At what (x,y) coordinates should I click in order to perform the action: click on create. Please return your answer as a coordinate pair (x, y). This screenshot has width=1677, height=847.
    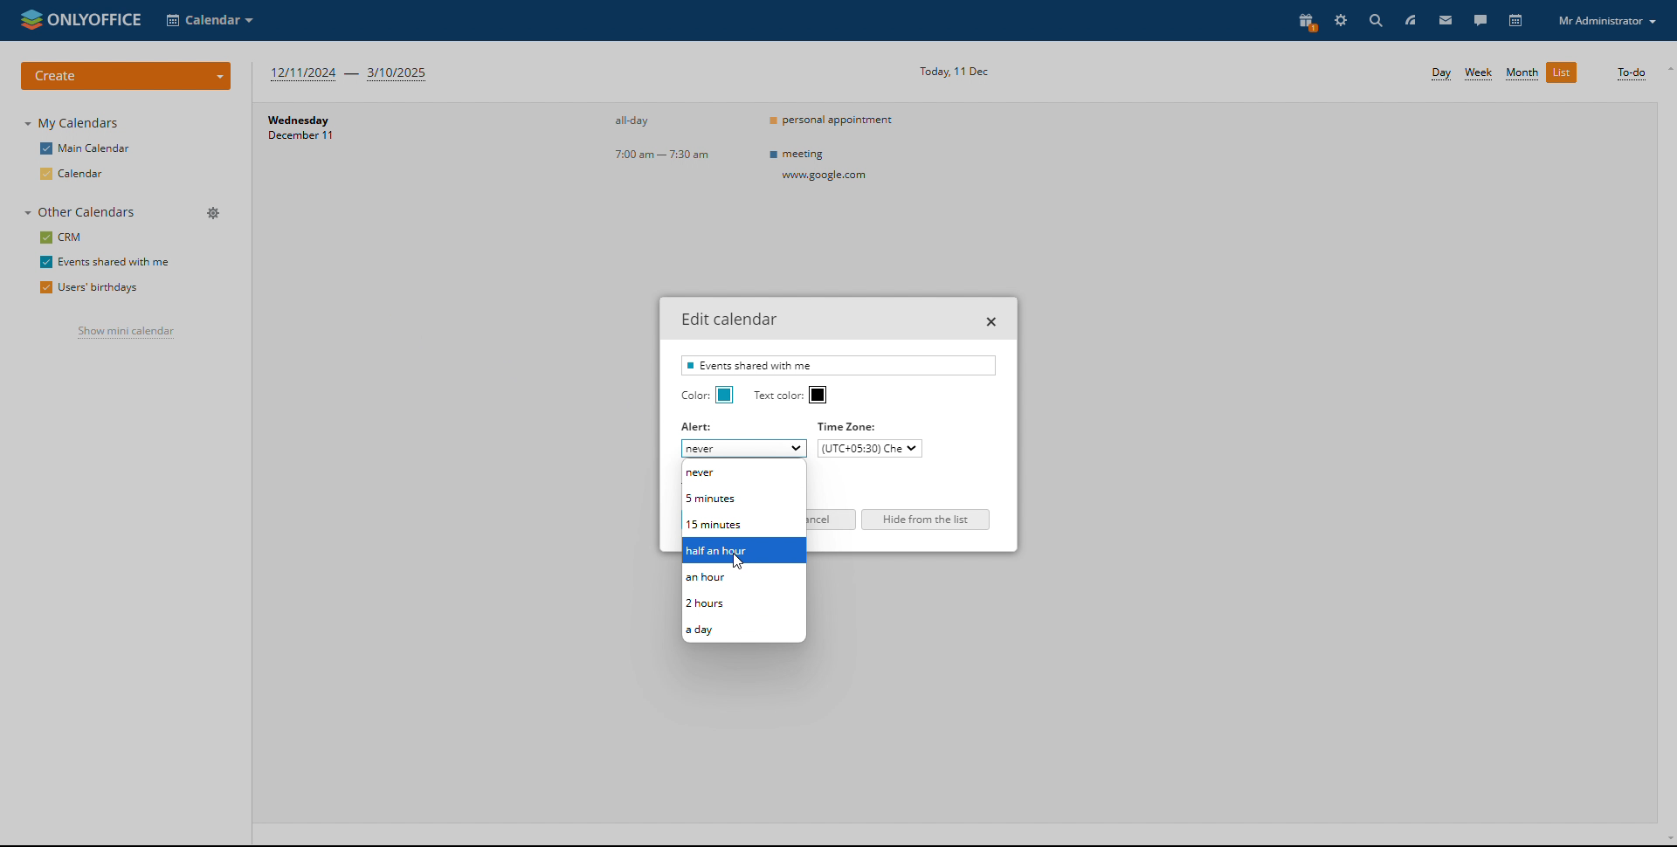
    Looking at the image, I should click on (127, 76).